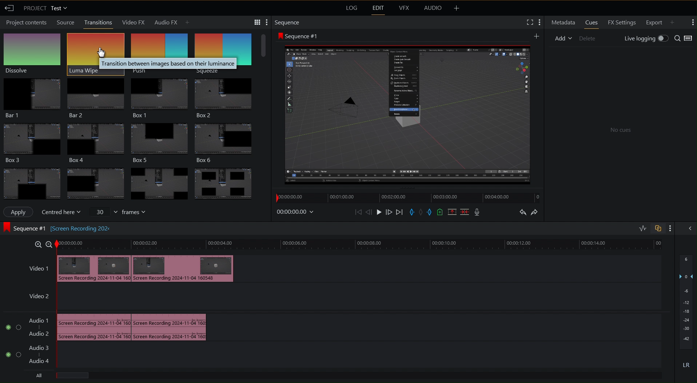 The width and height of the screenshot is (697, 383). Describe the element at coordinates (31, 142) in the screenshot. I see `Box 3` at that location.